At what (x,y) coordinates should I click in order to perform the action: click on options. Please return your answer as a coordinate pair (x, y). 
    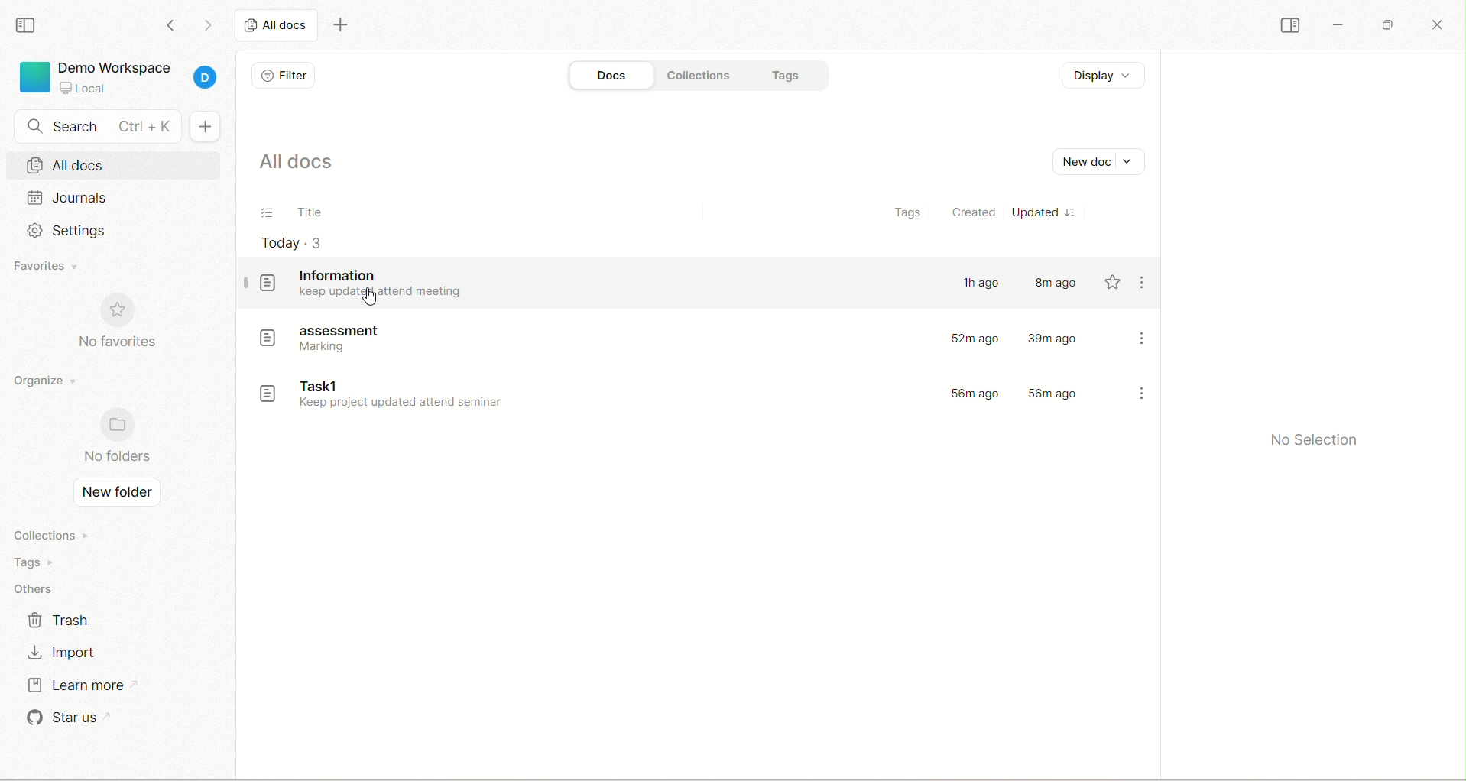
    Looking at the image, I should click on (1142, 283).